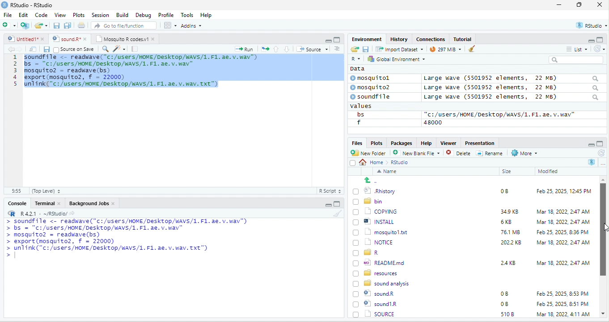  Describe the element at coordinates (68, 26) in the screenshot. I see `save as` at that location.